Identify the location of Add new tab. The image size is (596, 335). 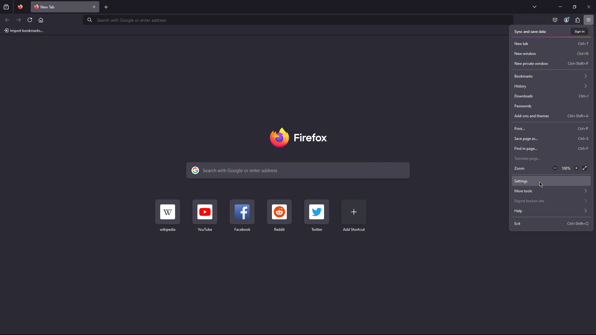
(106, 7).